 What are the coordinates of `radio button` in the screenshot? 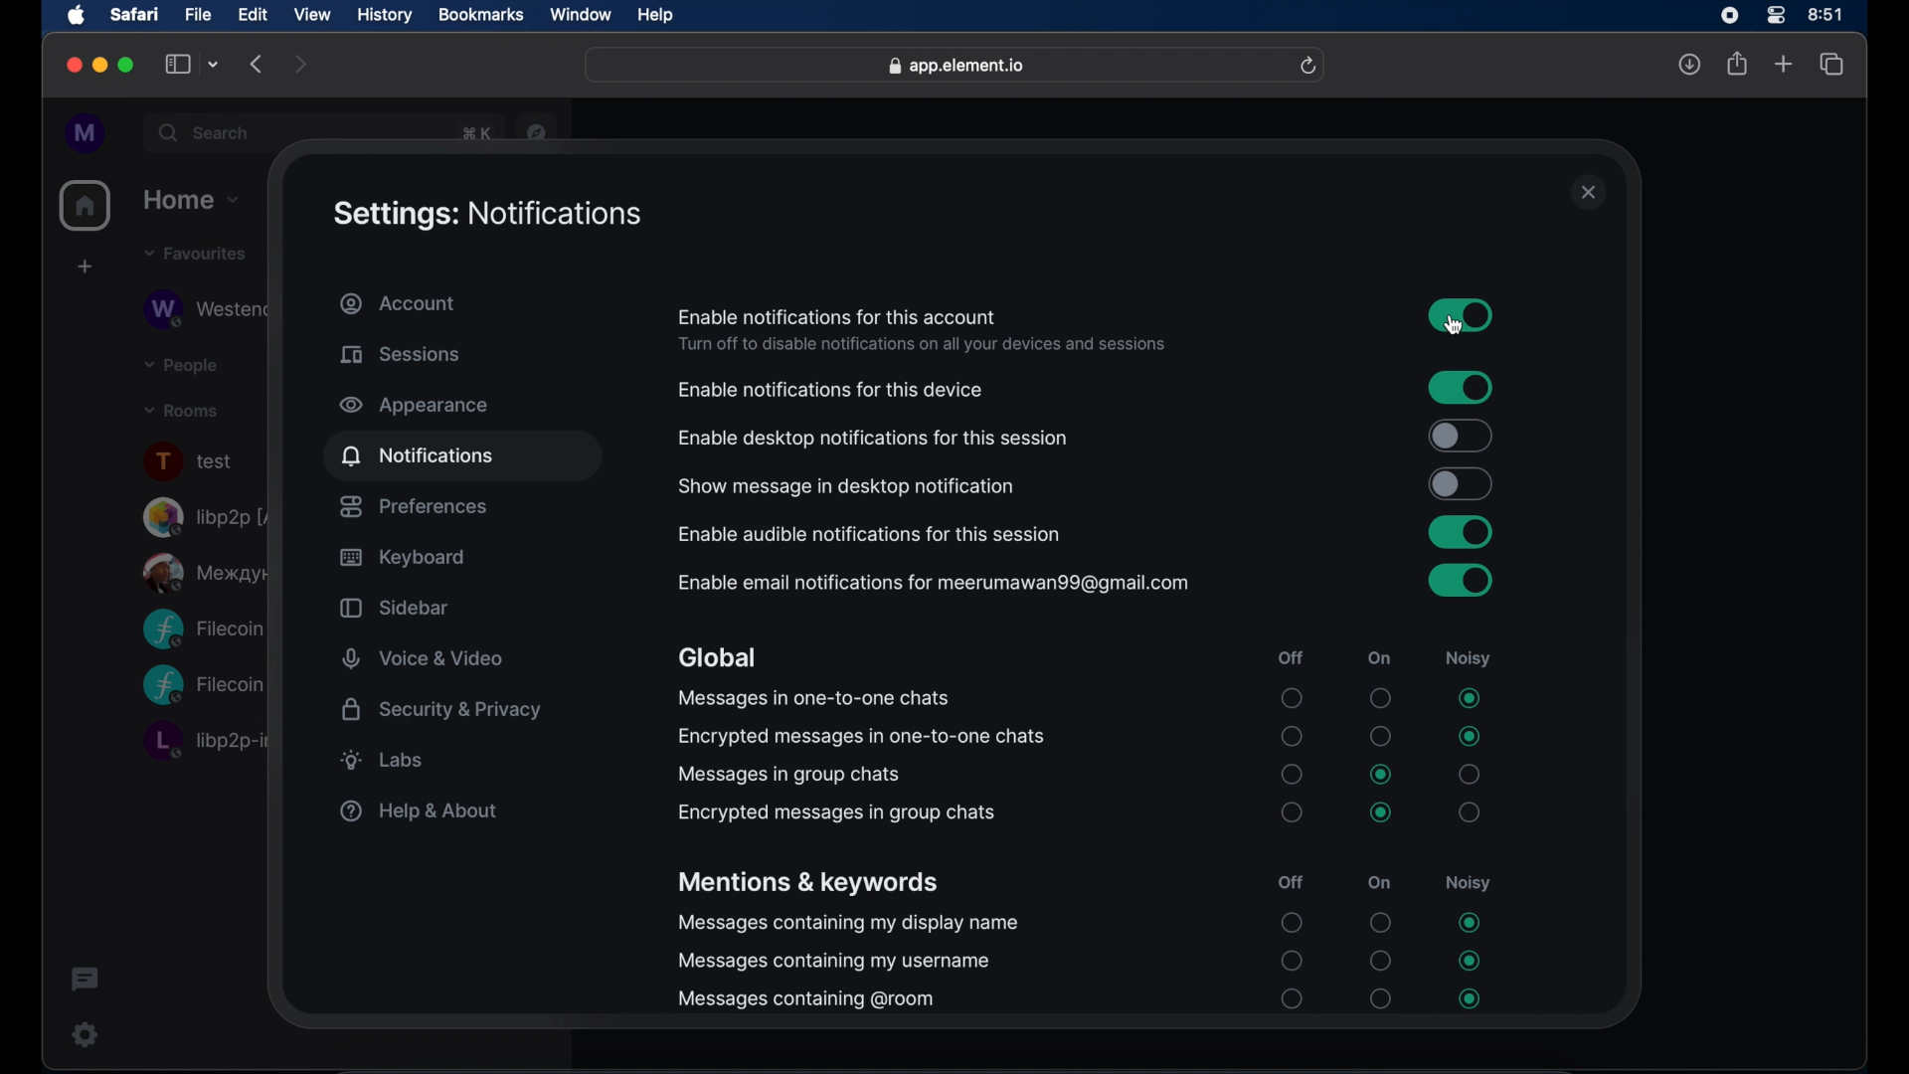 It's located at (1291, 775).